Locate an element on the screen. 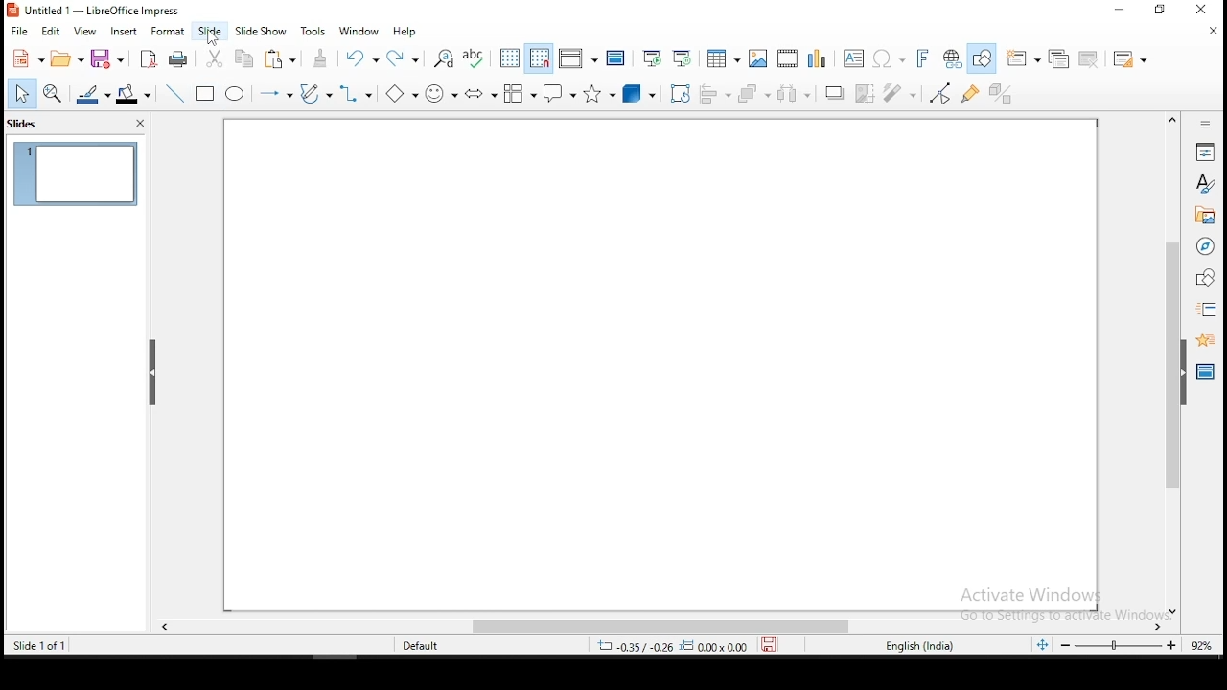 This screenshot has height=690, width=1227. filter is located at coordinates (900, 93).